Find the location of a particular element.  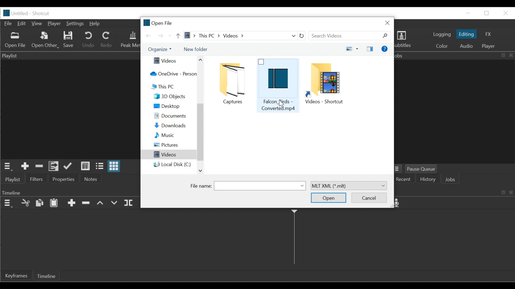

MLT XML (*.mlt) is located at coordinates (348, 186).